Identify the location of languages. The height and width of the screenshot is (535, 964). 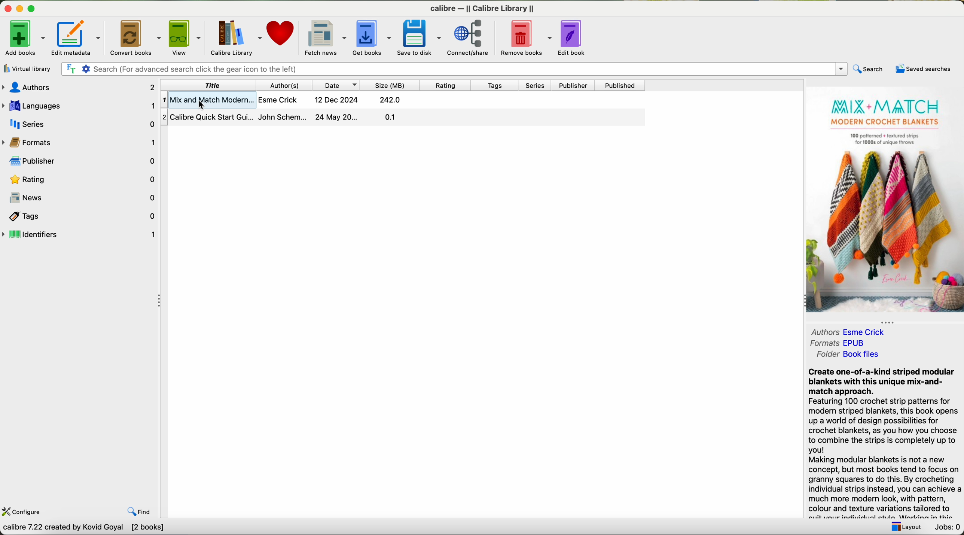
(81, 106).